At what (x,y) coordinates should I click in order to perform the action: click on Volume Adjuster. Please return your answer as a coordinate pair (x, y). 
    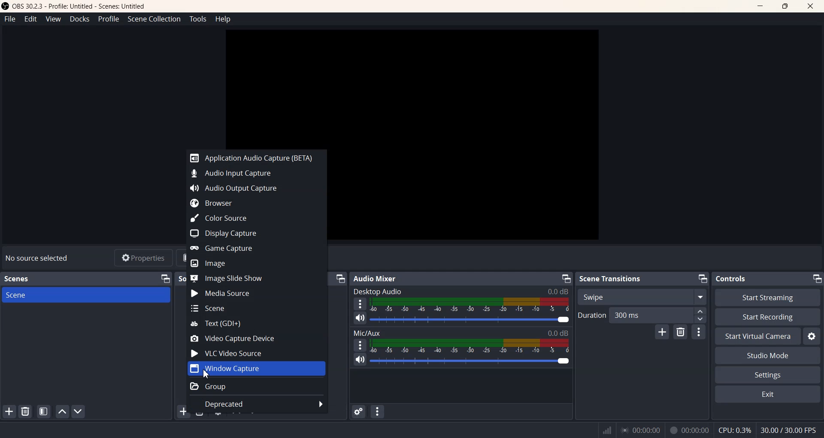
    Looking at the image, I should click on (470, 319).